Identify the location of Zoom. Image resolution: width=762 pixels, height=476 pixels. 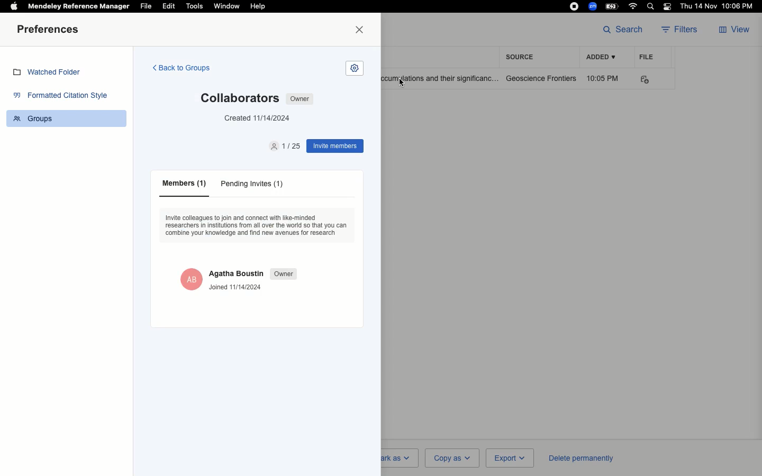
(593, 6).